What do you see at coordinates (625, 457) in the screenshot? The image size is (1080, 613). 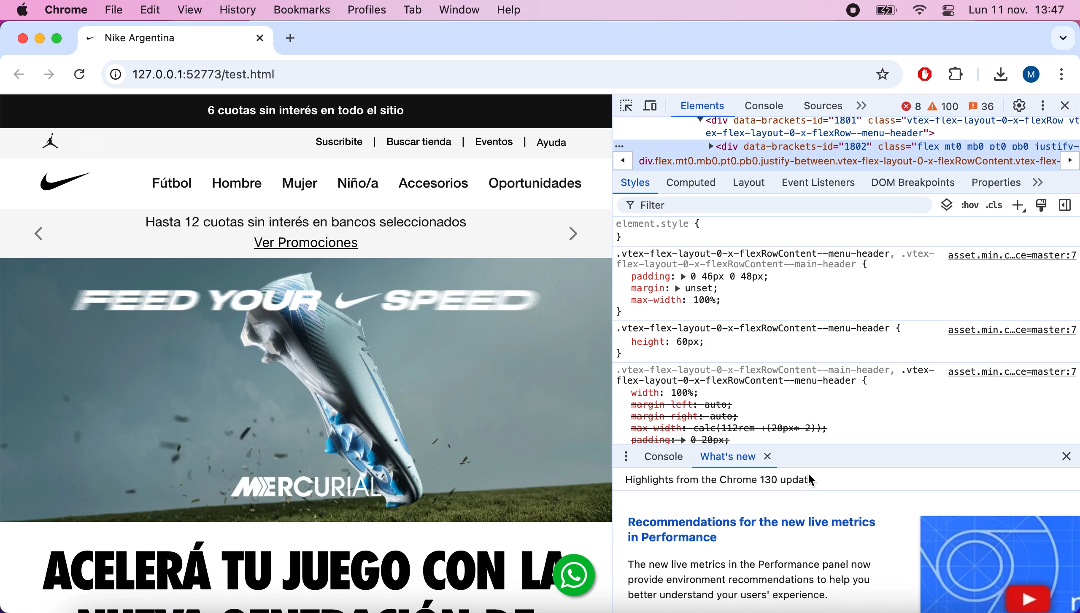 I see `open menu` at bounding box center [625, 457].